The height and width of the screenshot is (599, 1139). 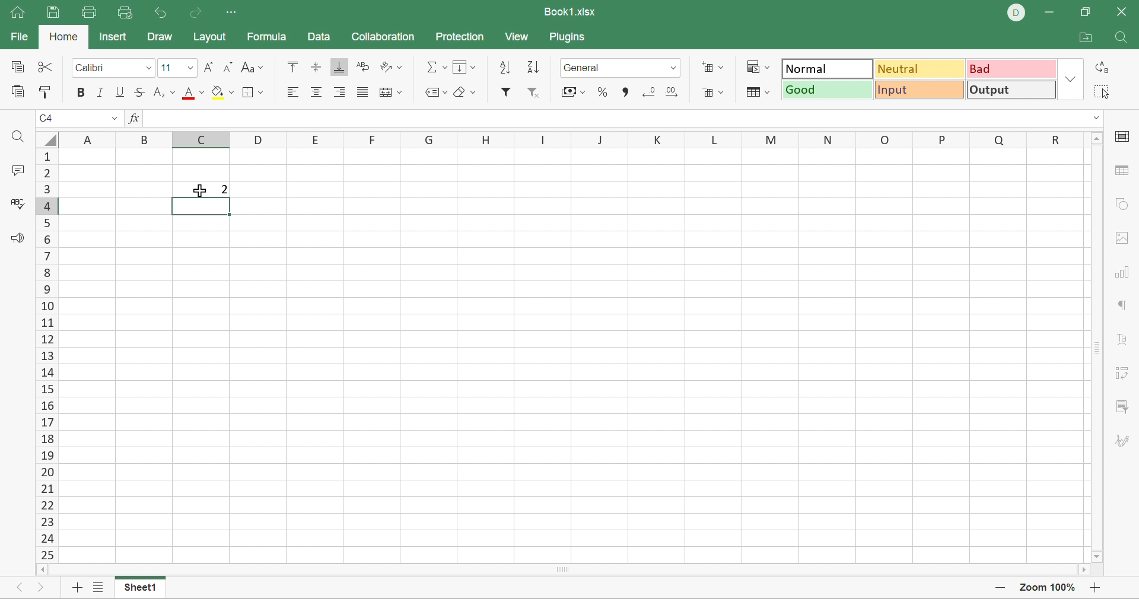 What do you see at coordinates (81, 93) in the screenshot?
I see `Bold` at bounding box center [81, 93].